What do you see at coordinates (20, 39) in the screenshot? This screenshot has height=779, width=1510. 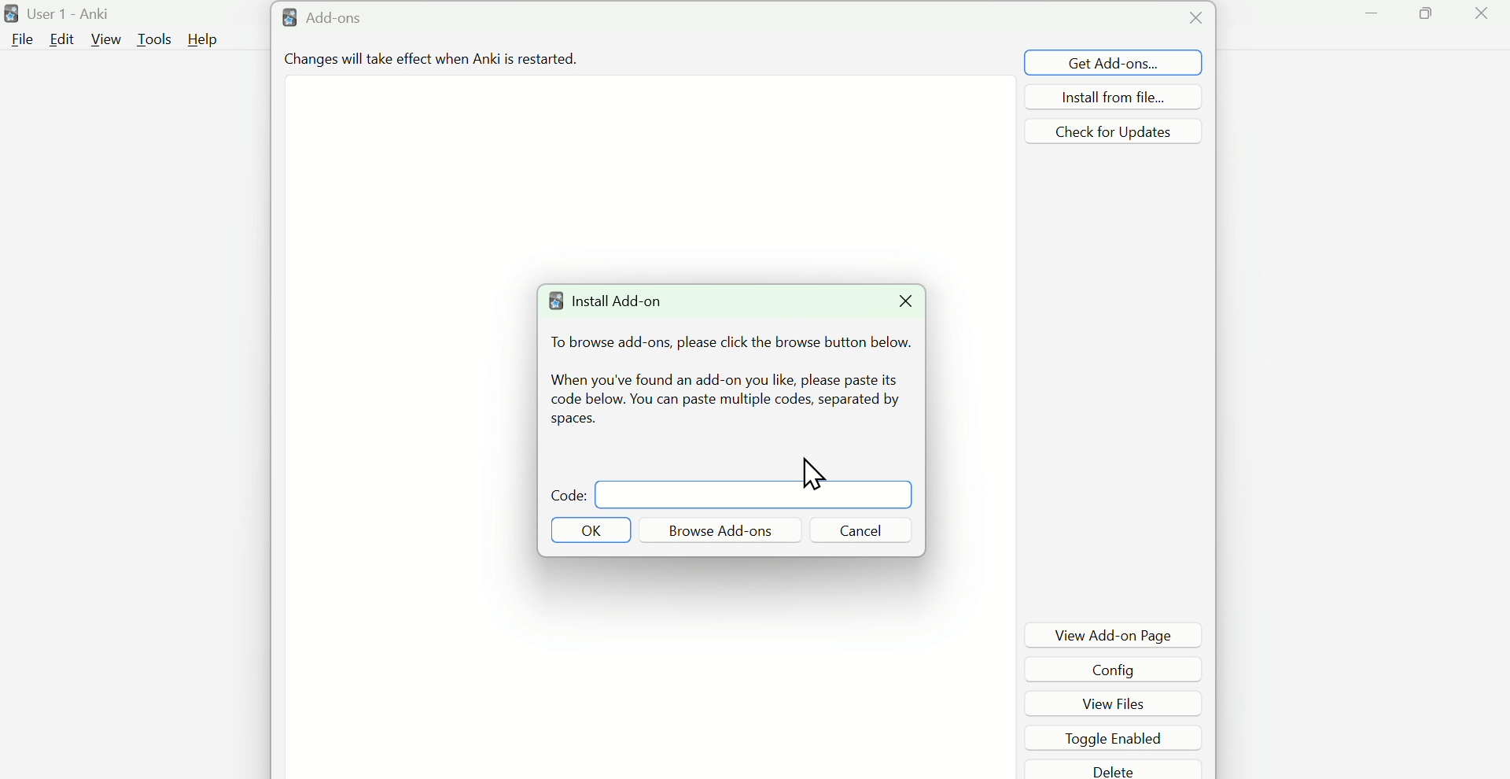 I see `File` at bounding box center [20, 39].